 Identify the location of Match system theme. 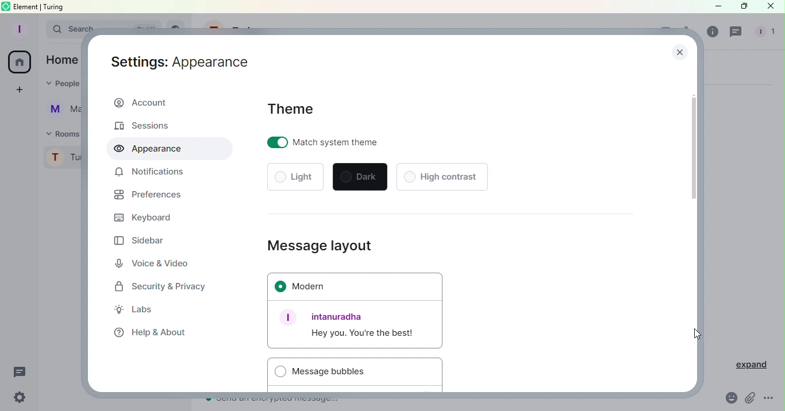
(348, 143).